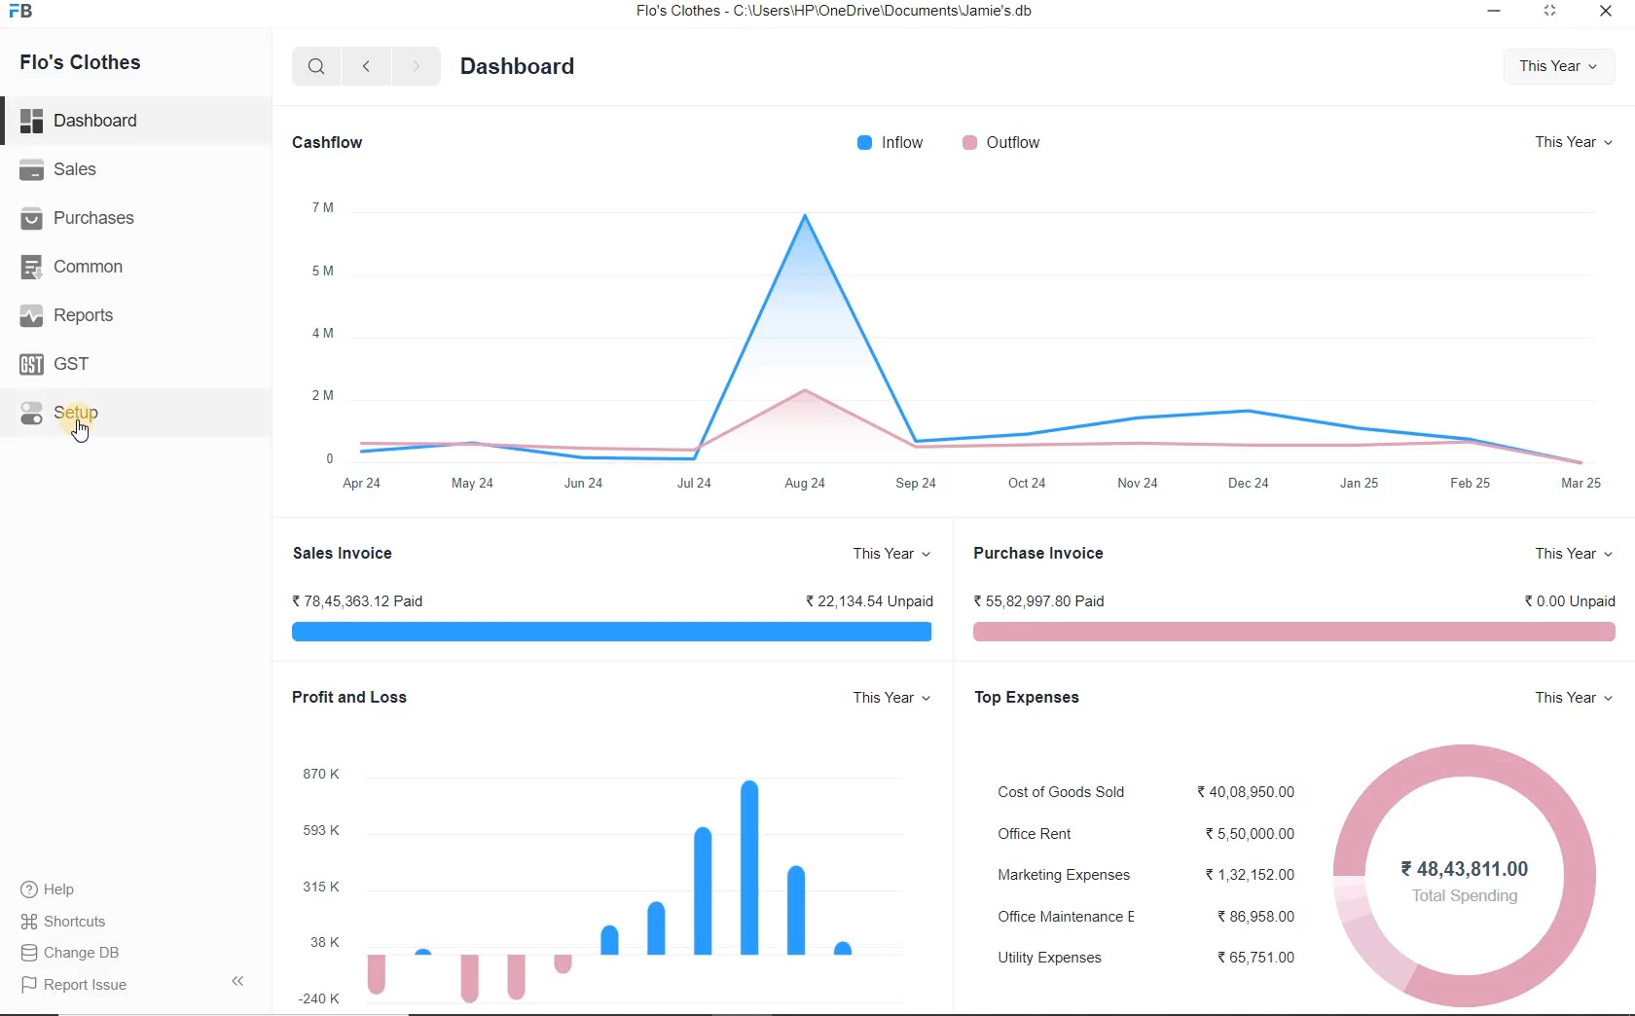  Describe the element at coordinates (77, 62) in the screenshot. I see `Flo's Clothes` at that location.